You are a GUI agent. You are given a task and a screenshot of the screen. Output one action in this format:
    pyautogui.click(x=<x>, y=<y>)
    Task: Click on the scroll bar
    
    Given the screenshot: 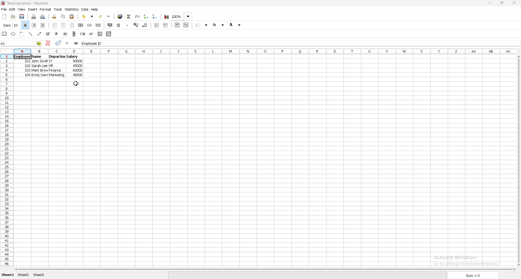 What is the action you would take?
    pyautogui.click(x=518, y=161)
    